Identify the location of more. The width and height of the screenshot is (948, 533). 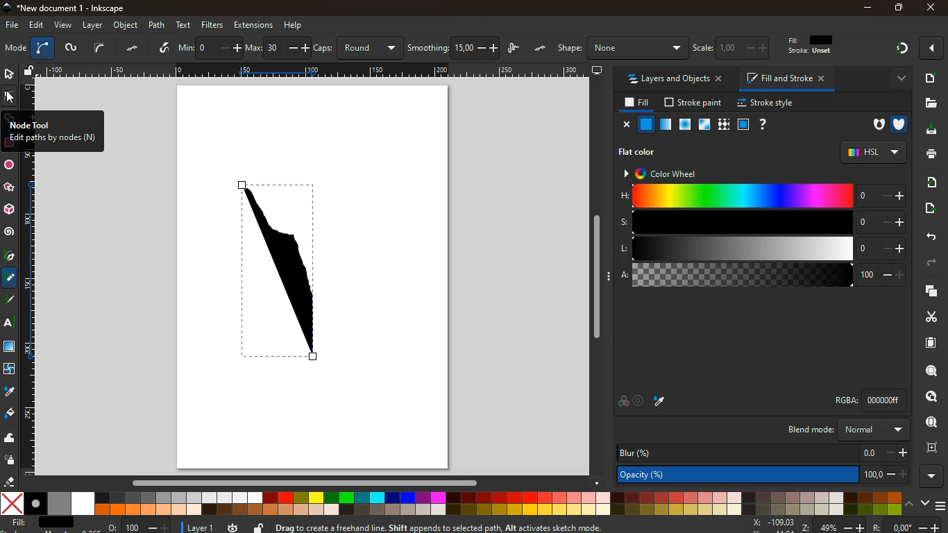
(934, 476).